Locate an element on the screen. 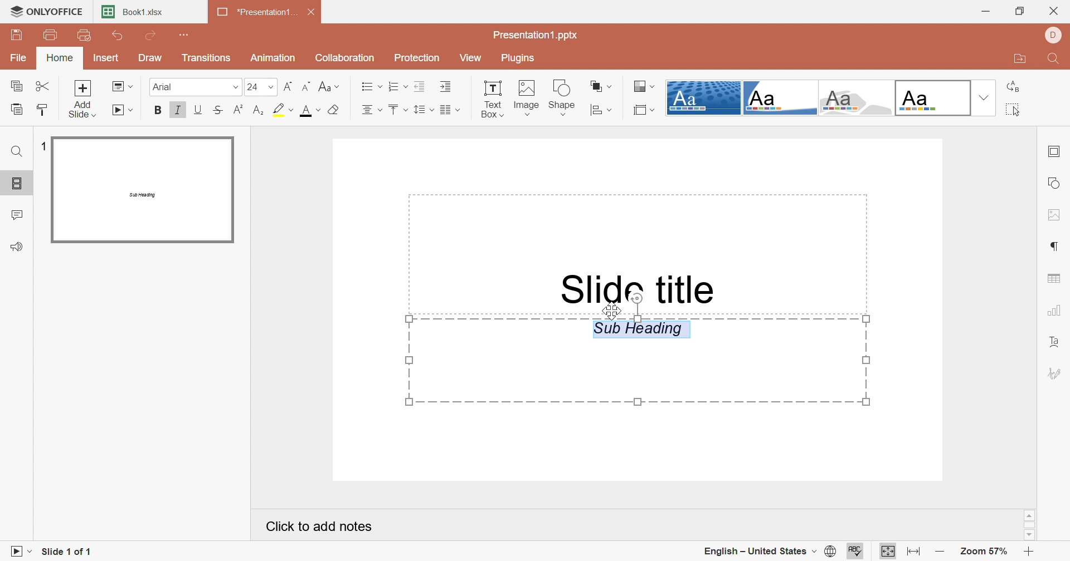  Bullets is located at coordinates (369, 87).